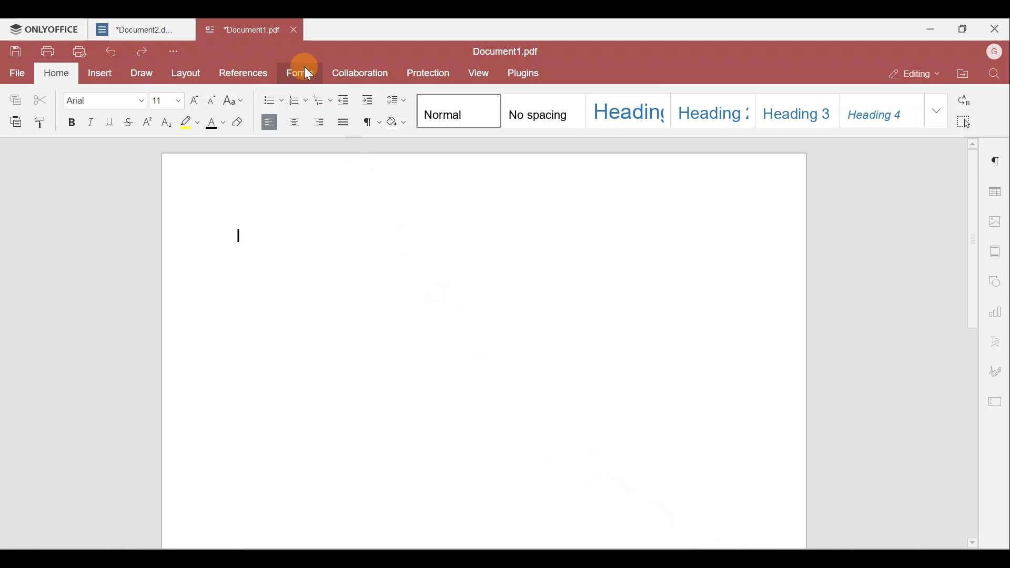 The width and height of the screenshot is (1010, 568). I want to click on Form settings, so click(997, 400).